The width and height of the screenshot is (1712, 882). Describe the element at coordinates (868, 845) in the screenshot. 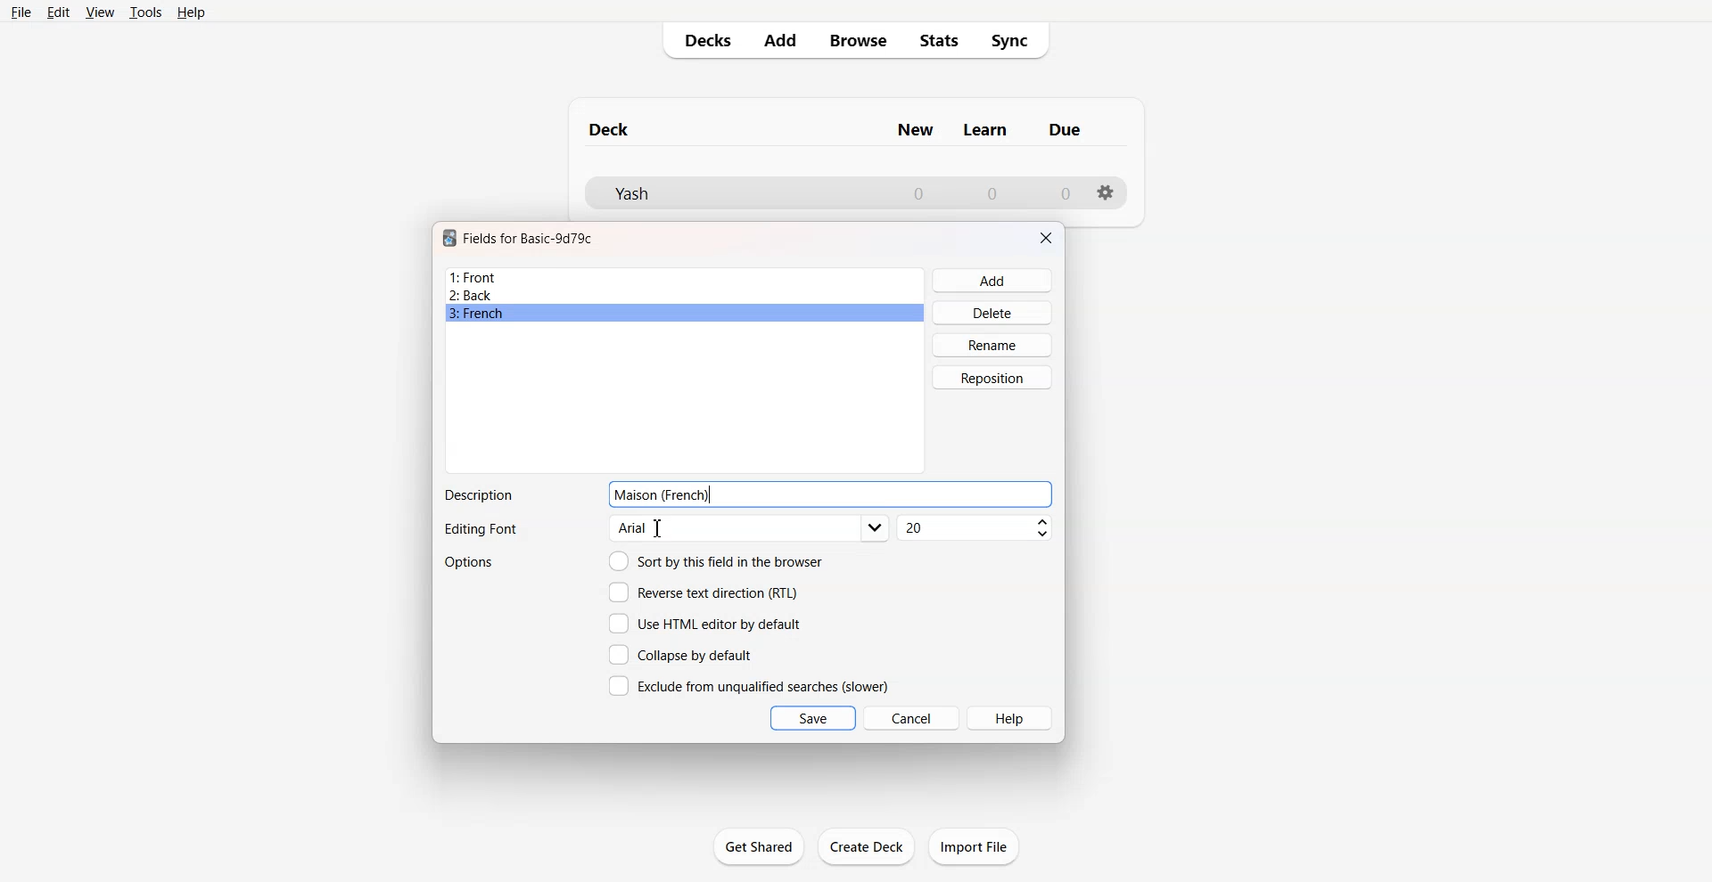

I see `Create Deck` at that location.